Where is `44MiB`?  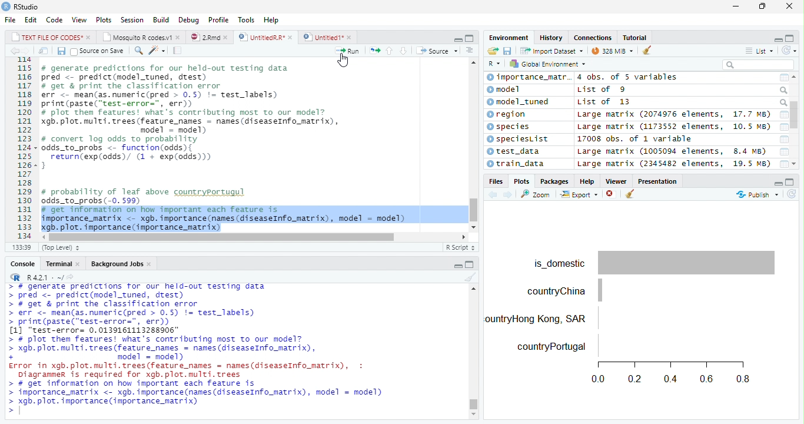
44MiB is located at coordinates (610, 49).